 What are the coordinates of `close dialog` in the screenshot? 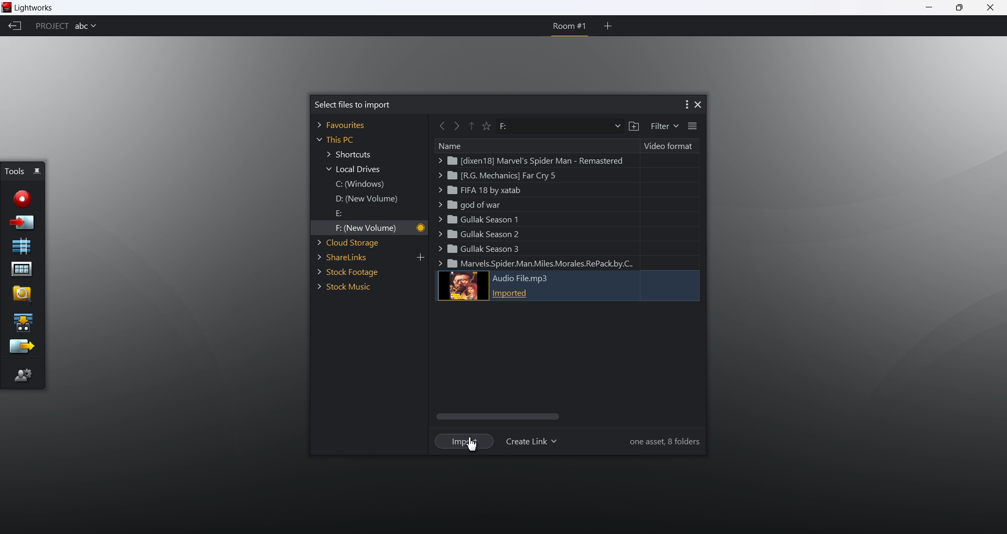 It's located at (700, 104).